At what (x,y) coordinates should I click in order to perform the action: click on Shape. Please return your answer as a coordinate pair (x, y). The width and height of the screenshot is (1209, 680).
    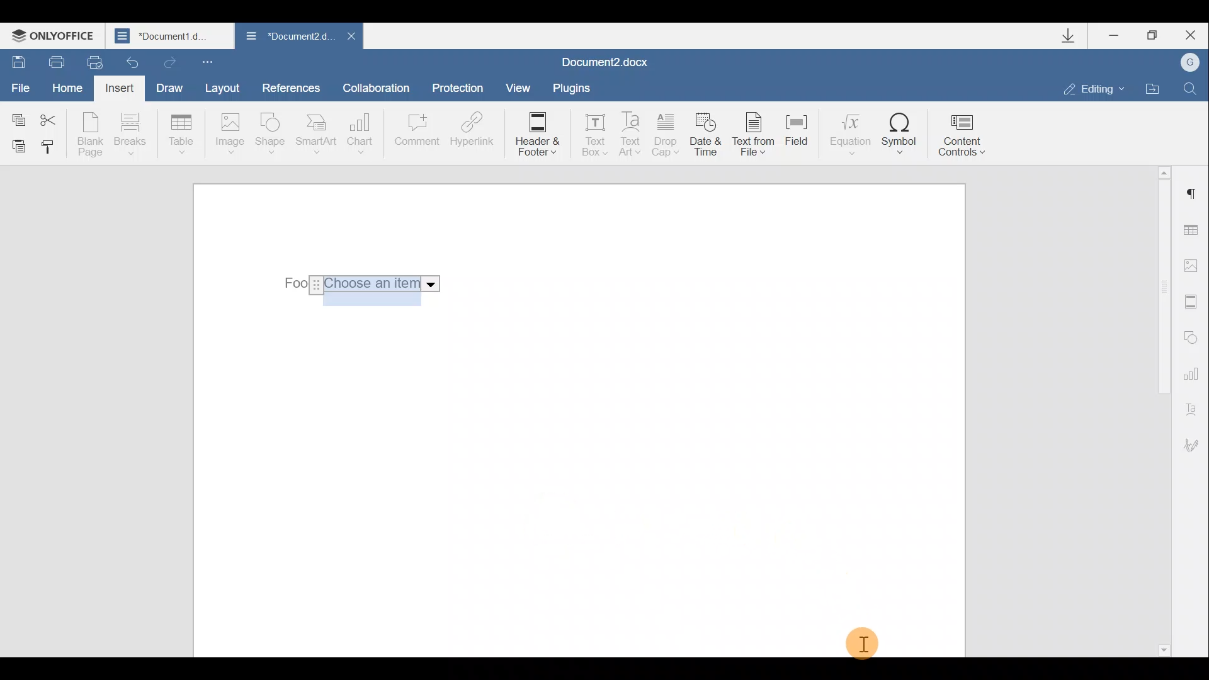
    Looking at the image, I should click on (273, 135).